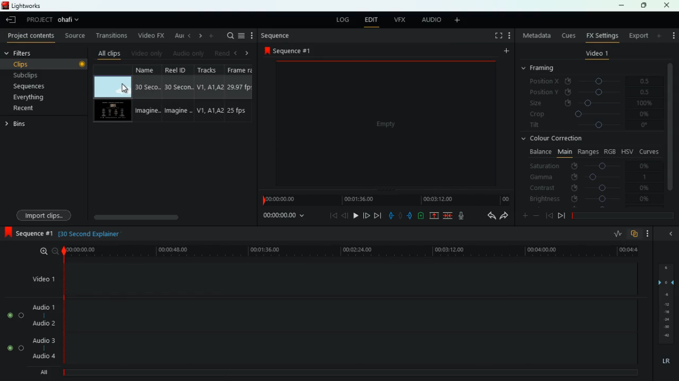 The width and height of the screenshot is (679, 381). Describe the element at coordinates (371, 21) in the screenshot. I see `edit` at that location.